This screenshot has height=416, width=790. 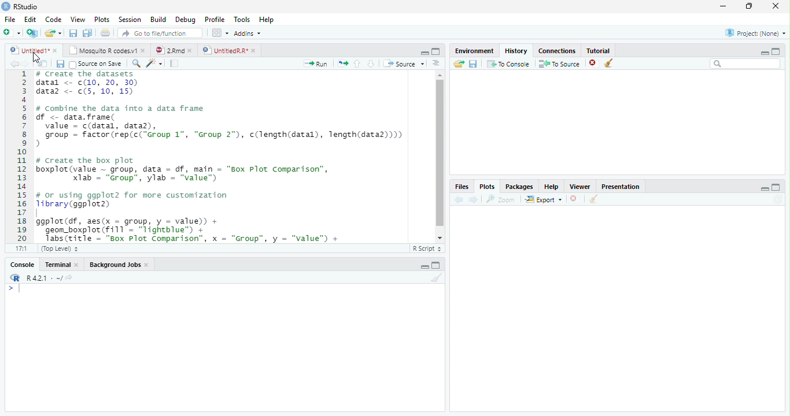 I want to click on Environment, so click(x=475, y=51).